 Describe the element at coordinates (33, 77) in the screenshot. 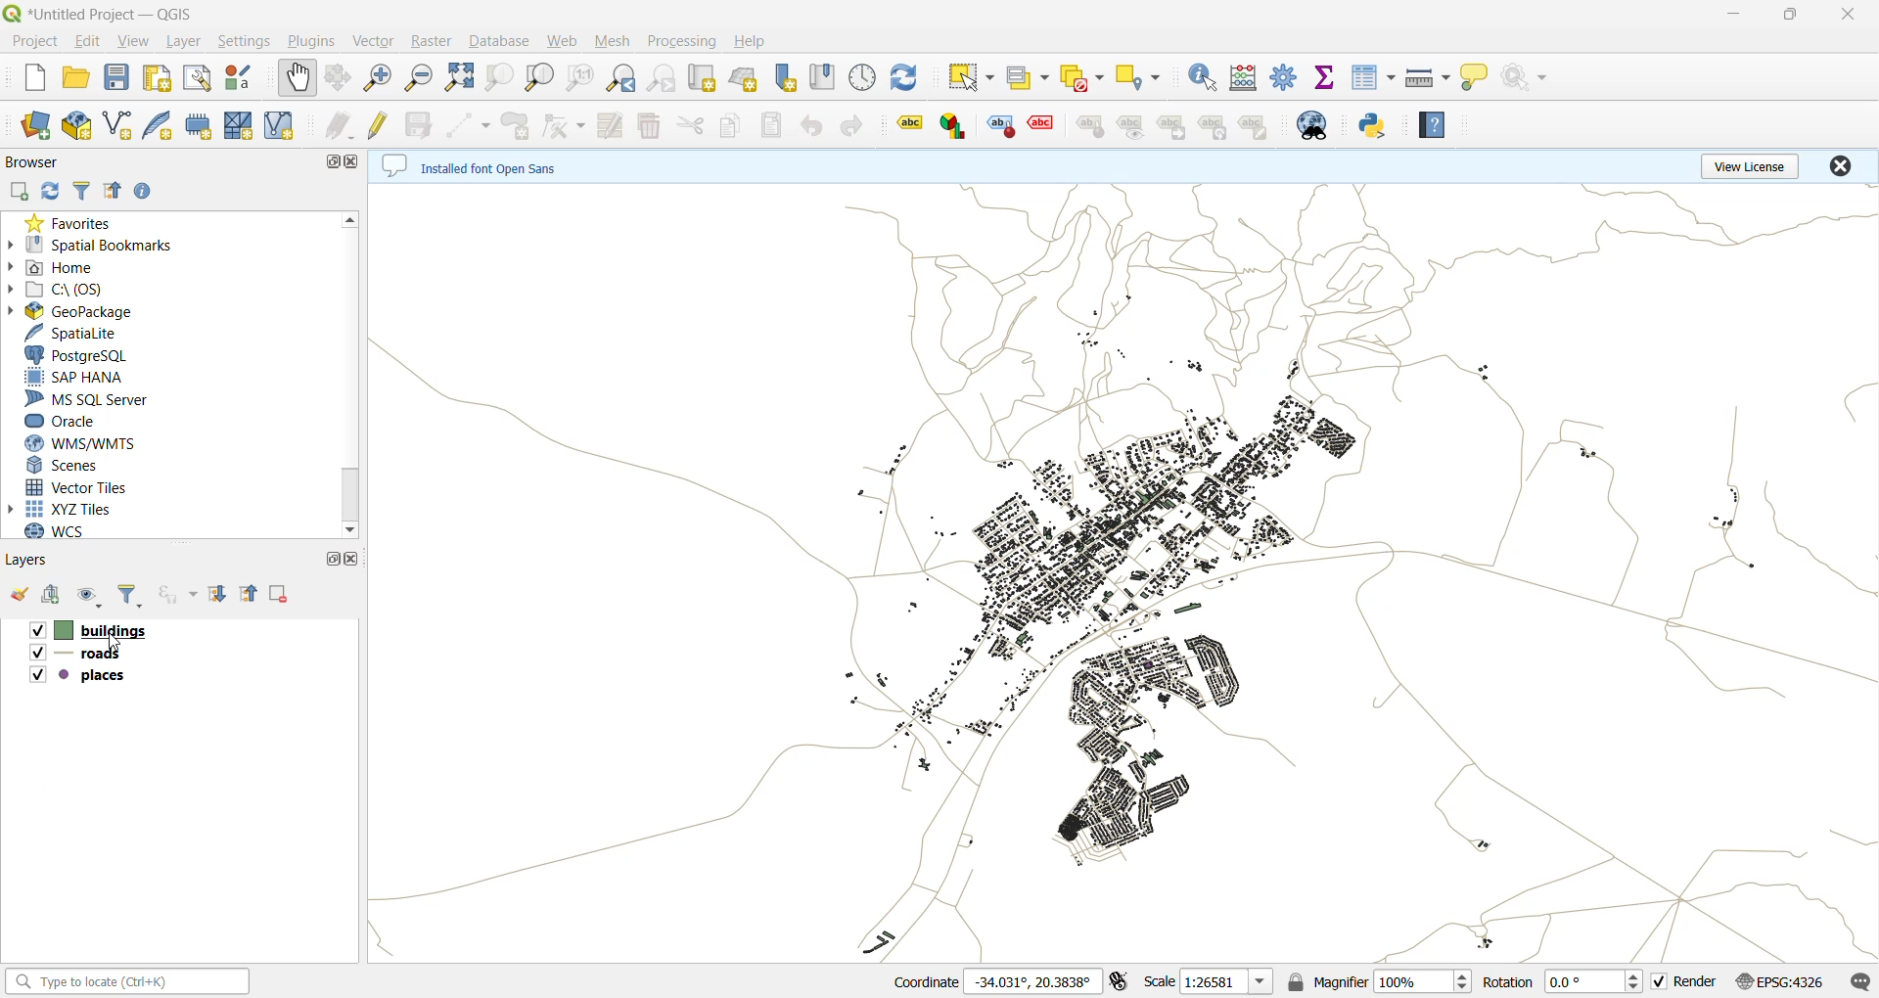

I see `new` at that location.